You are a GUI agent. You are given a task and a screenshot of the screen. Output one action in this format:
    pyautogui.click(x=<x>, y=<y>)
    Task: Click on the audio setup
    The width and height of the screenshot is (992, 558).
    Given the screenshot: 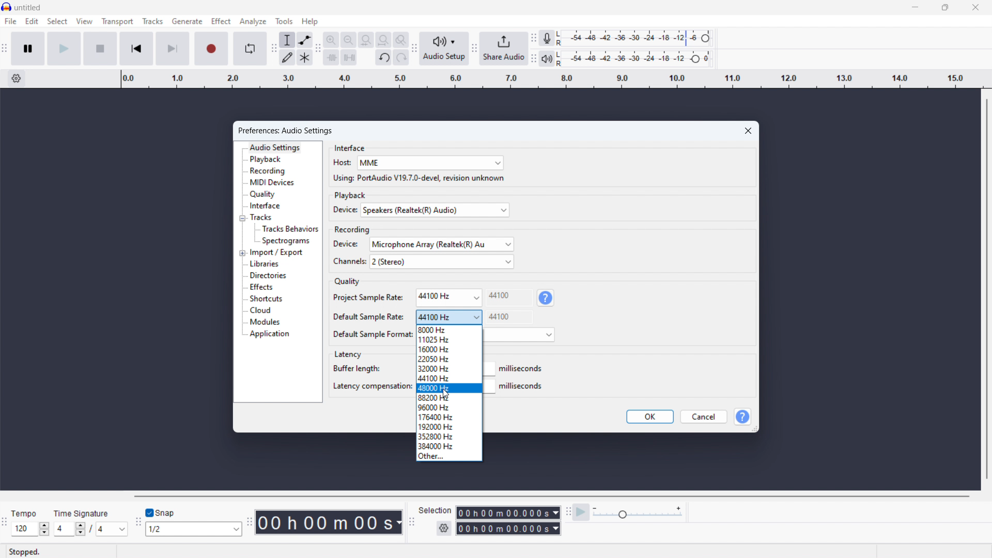 What is the action you would take?
    pyautogui.click(x=444, y=49)
    